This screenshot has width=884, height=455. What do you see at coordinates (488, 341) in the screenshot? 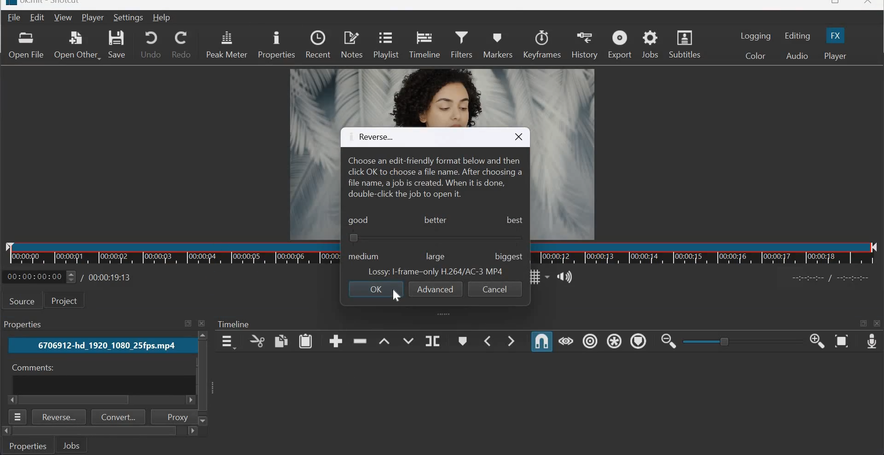
I see `Previous Marker` at bounding box center [488, 341].